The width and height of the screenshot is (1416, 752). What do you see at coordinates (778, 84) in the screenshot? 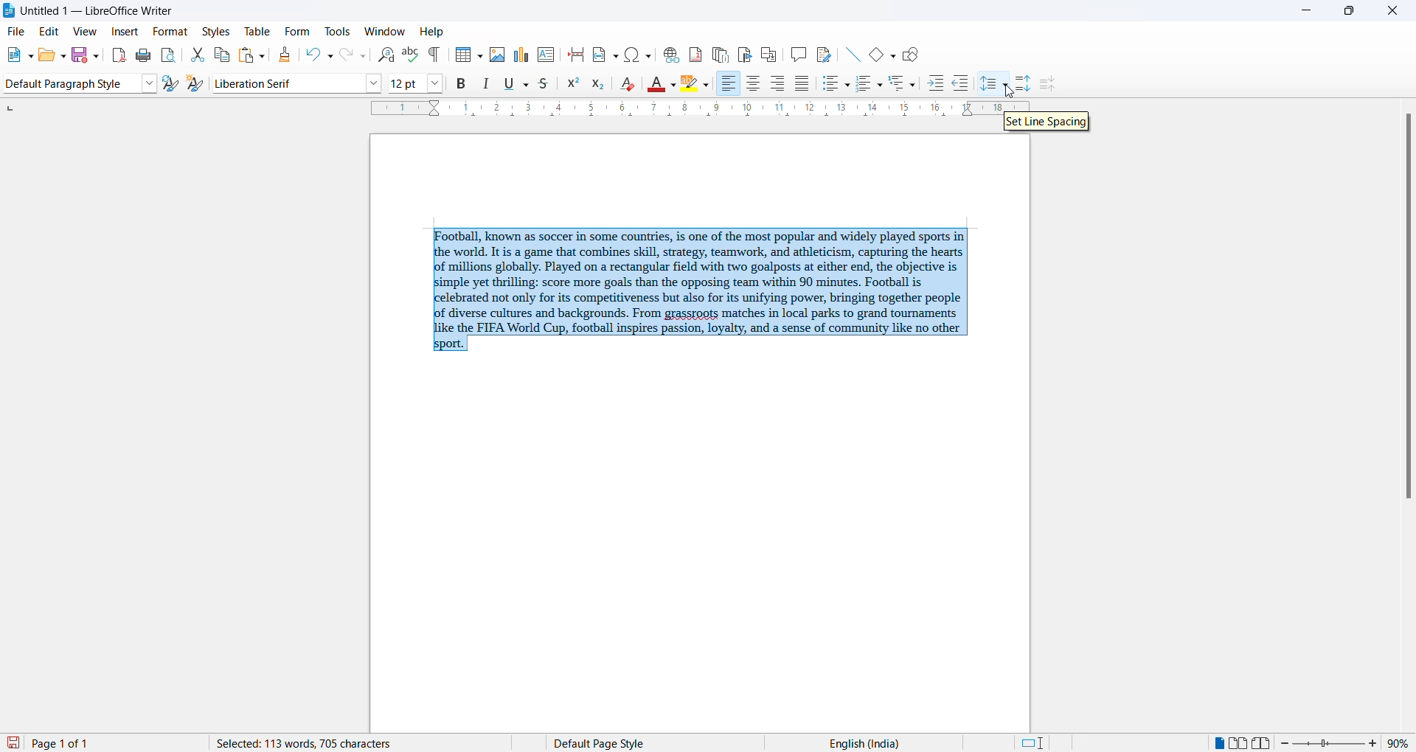
I see `text align center` at bounding box center [778, 84].